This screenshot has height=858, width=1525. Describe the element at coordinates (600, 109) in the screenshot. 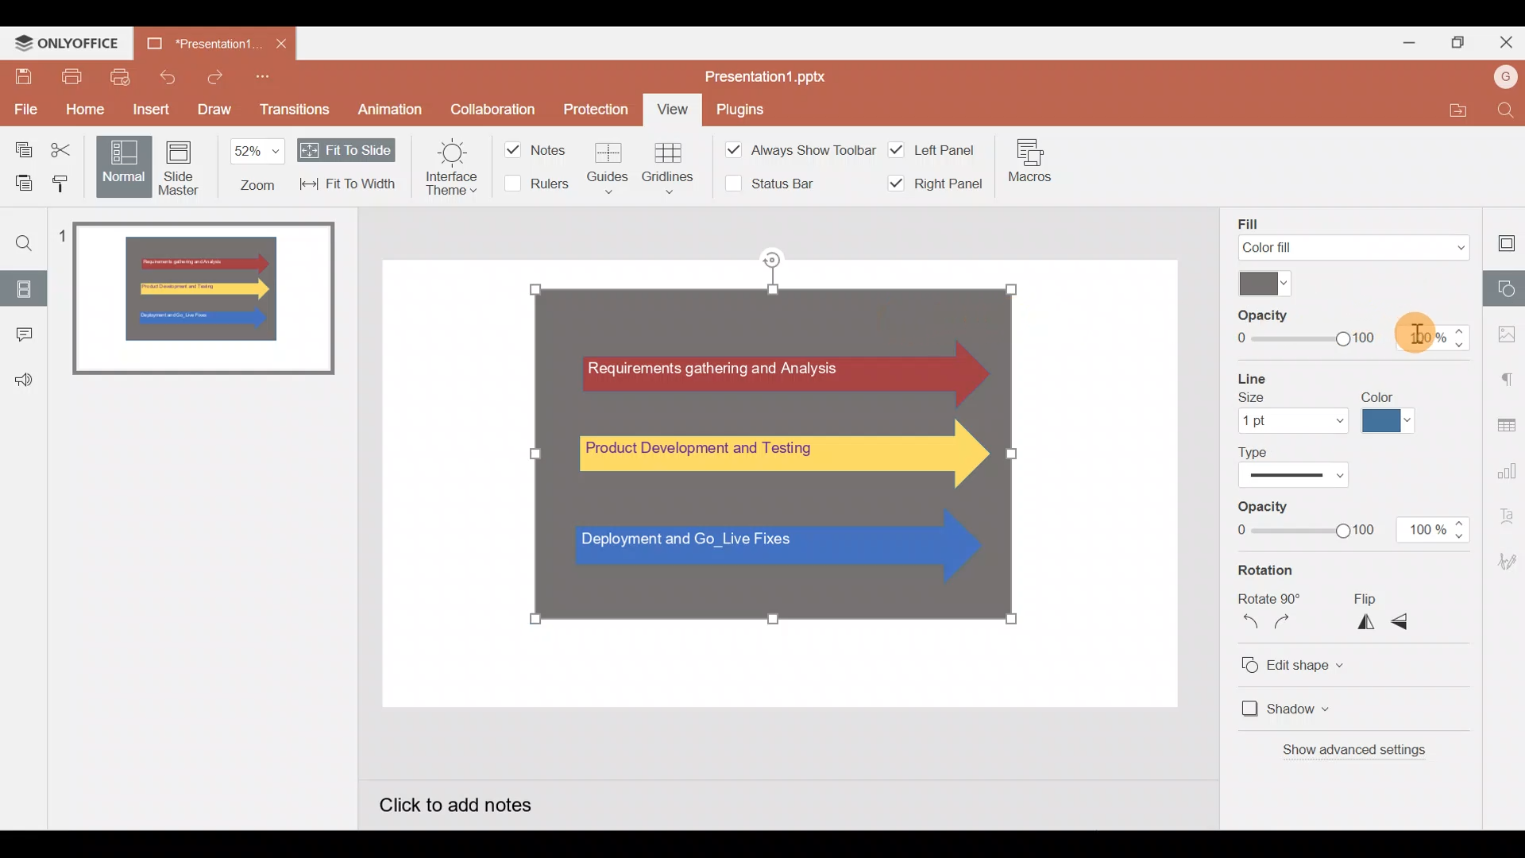

I see `Protection` at that location.